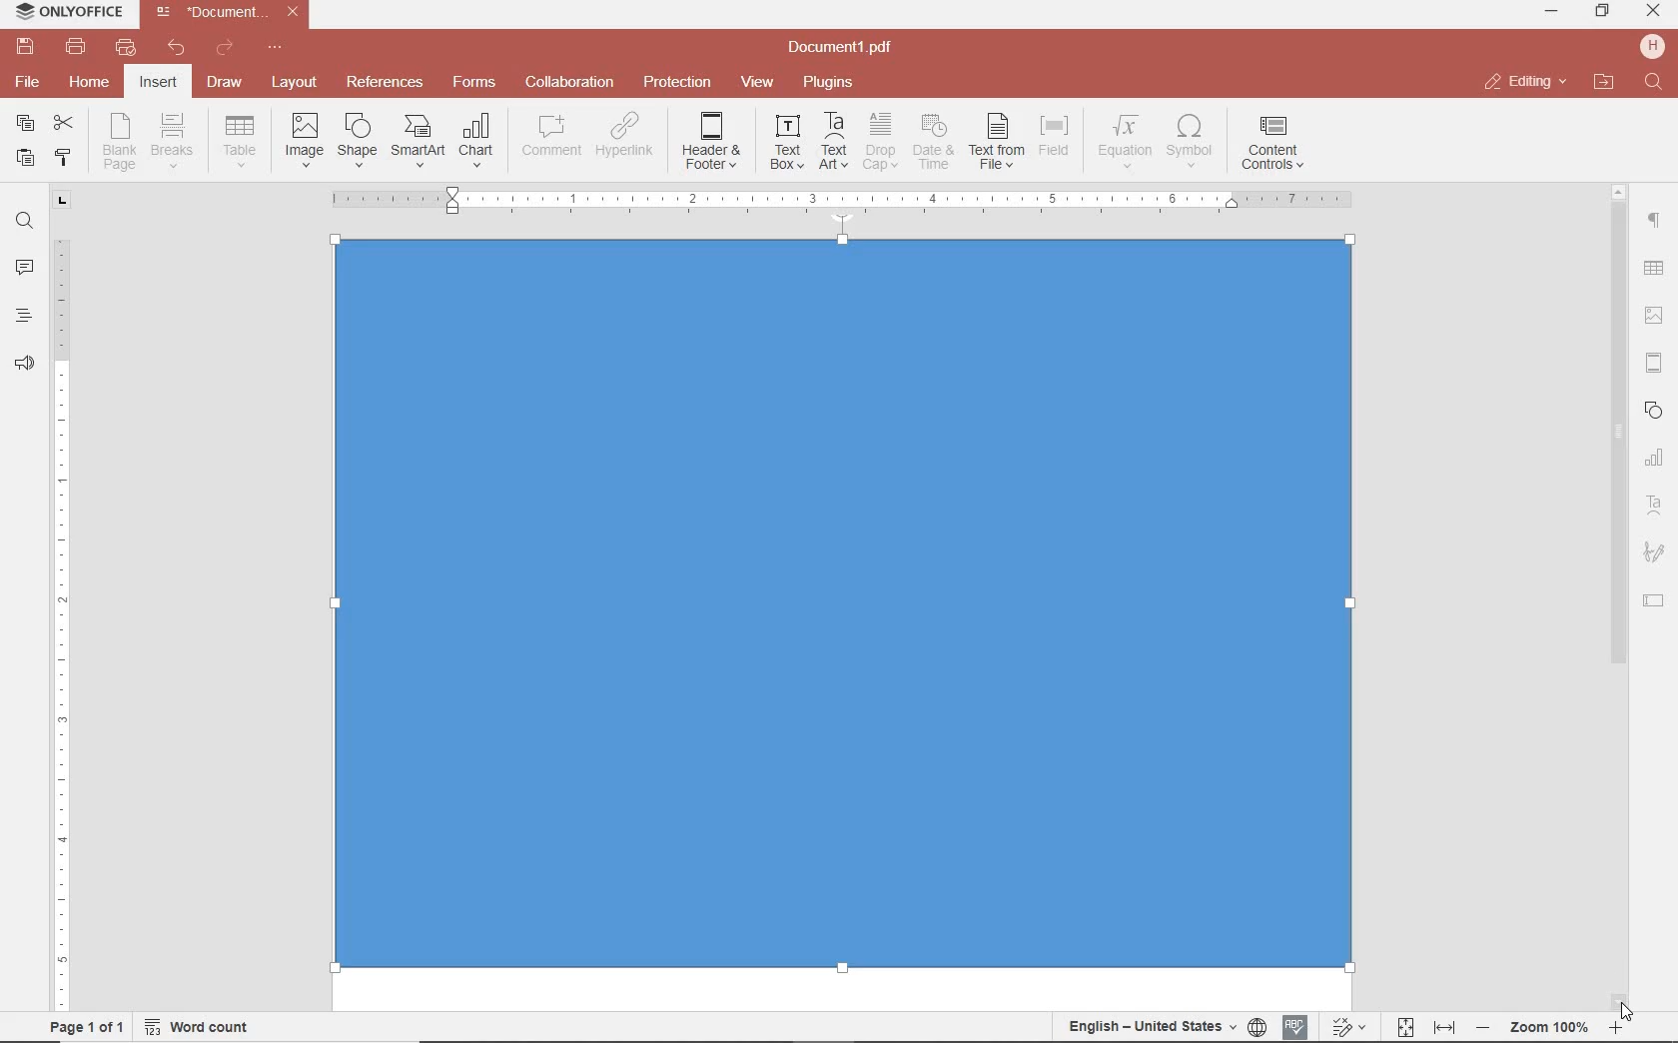  Describe the element at coordinates (223, 51) in the screenshot. I see `redo` at that location.